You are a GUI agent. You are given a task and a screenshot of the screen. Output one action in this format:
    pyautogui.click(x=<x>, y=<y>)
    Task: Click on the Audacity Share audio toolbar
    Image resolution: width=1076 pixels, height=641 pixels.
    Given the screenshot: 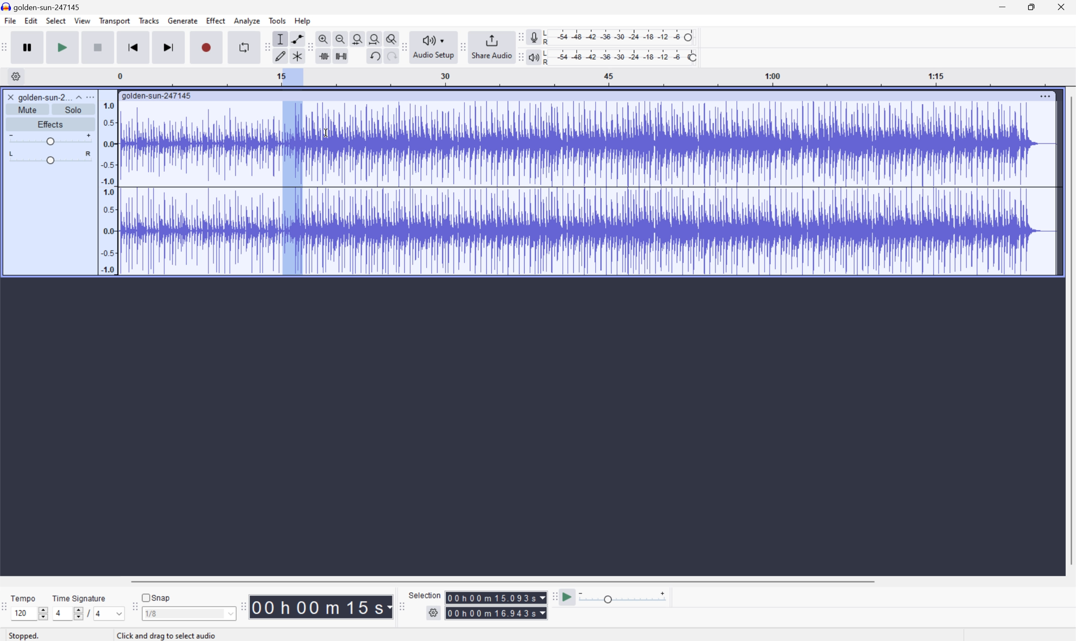 What is the action you would take?
    pyautogui.click(x=463, y=46)
    